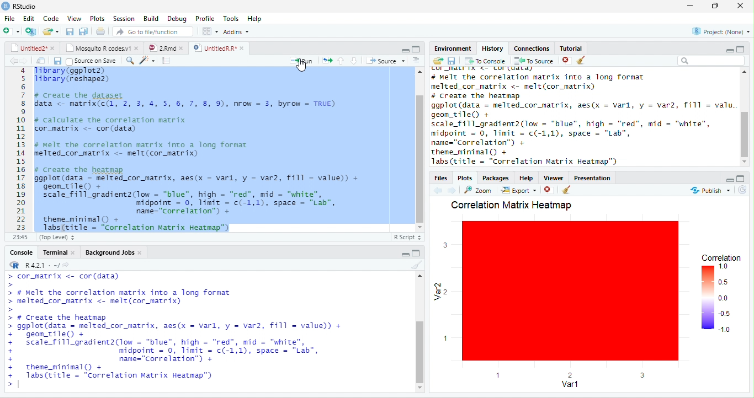  What do you see at coordinates (124, 18) in the screenshot?
I see `session` at bounding box center [124, 18].